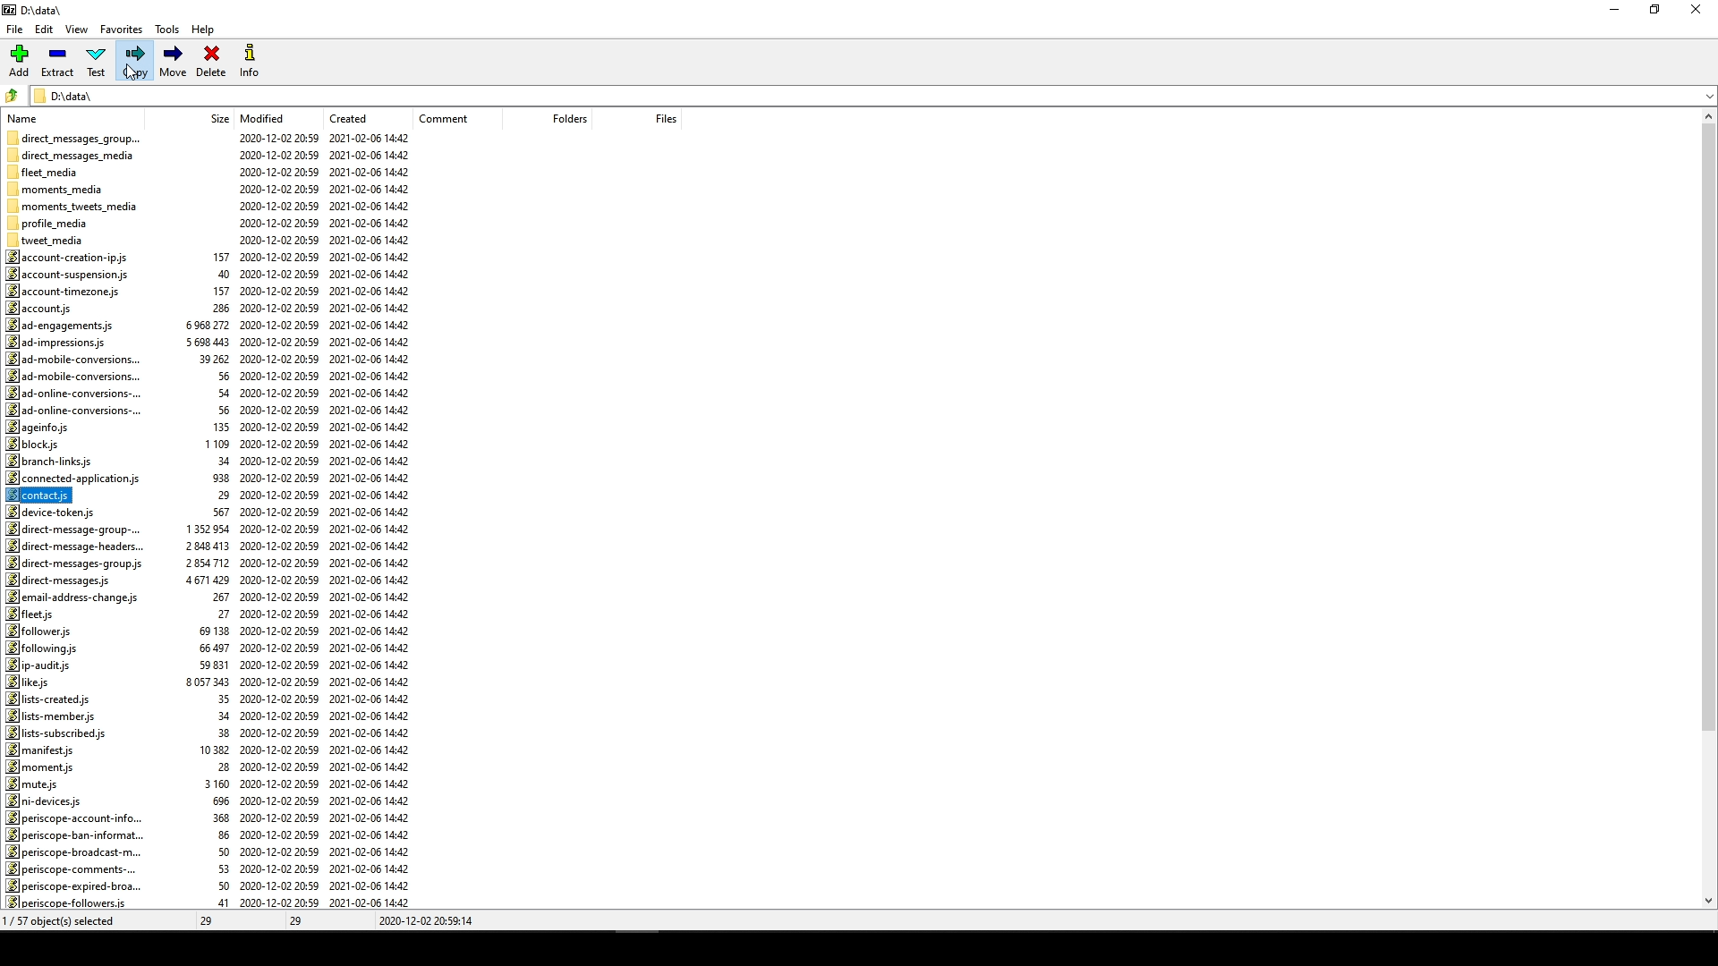 This screenshot has width=1718, height=966. Describe the element at coordinates (33, 445) in the screenshot. I see `block.js` at that location.